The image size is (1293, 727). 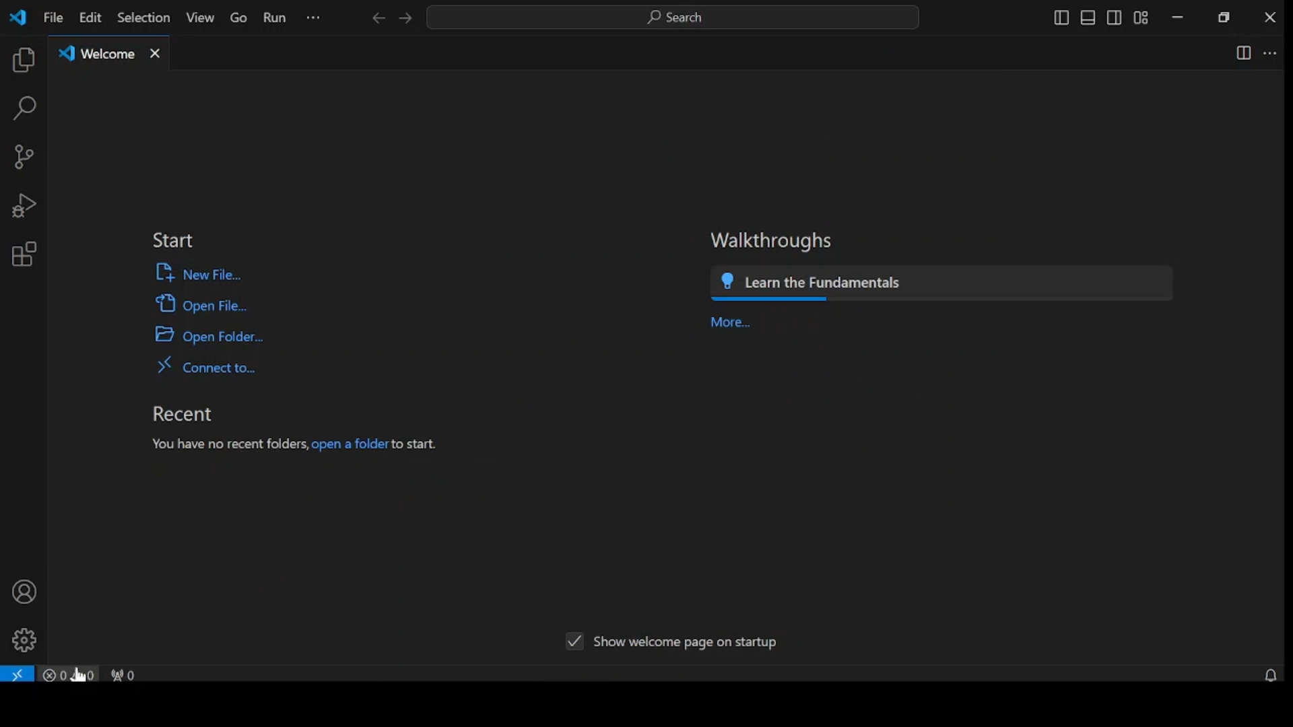 What do you see at coordinates (209, 335) in the screenshot?
I see `open a folder` at bounding box center [209, 335].